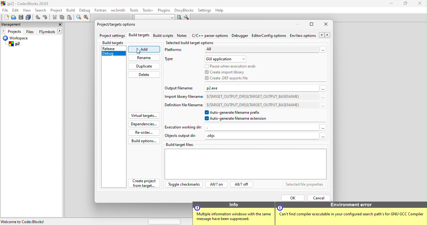 This screenshot has width=427, height=225. I want to click on horizontal scroll bar, so click(165, 221).